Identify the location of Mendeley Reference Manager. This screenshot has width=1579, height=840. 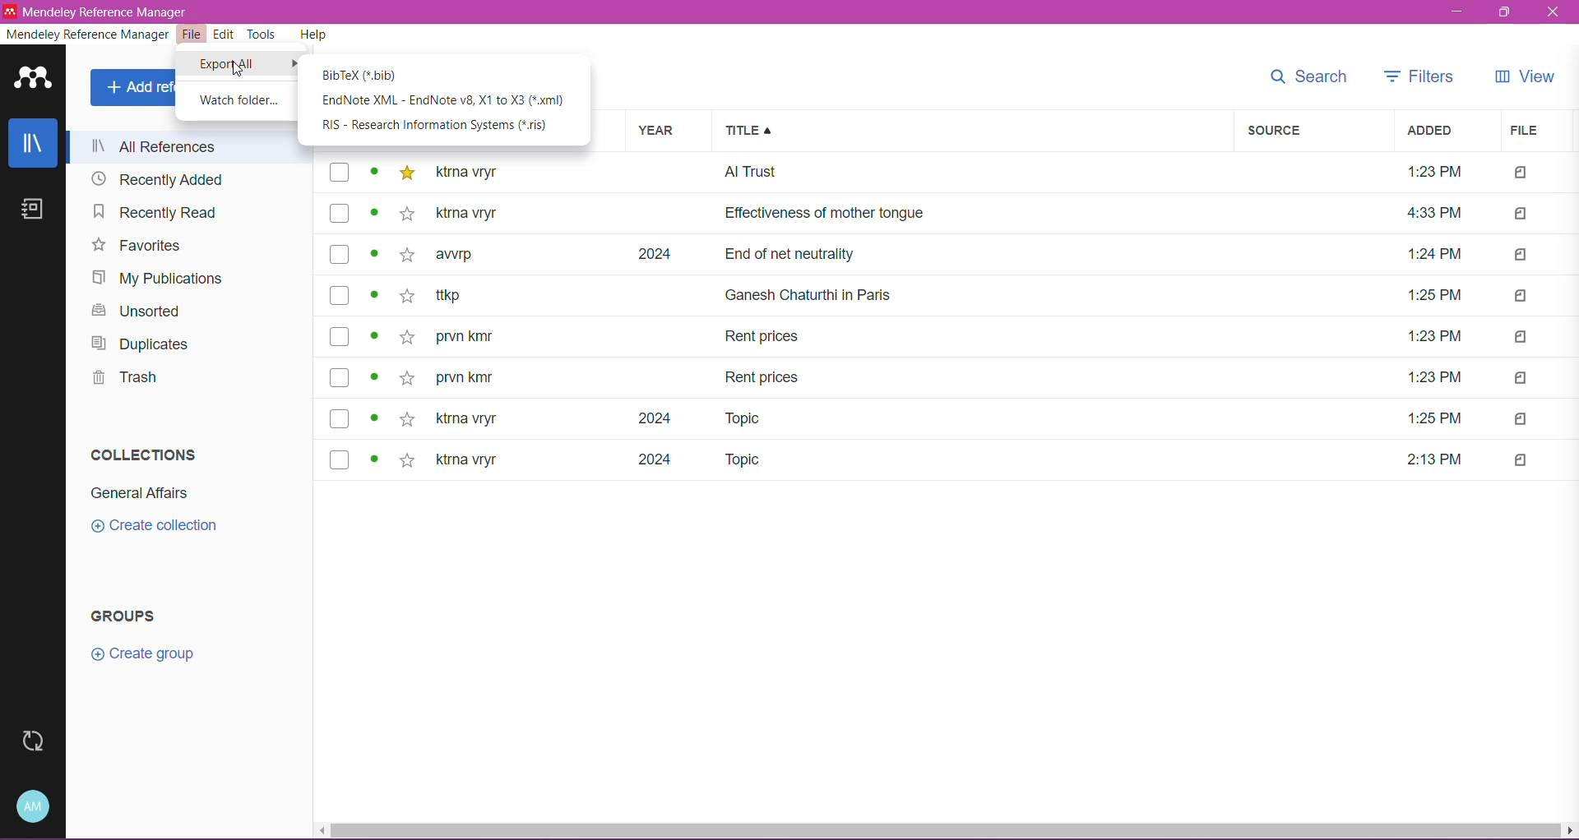
(106, 12).